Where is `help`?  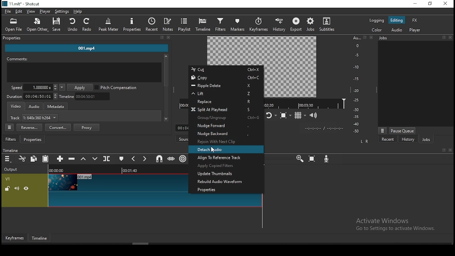 help is located at coordinates (78, 11).